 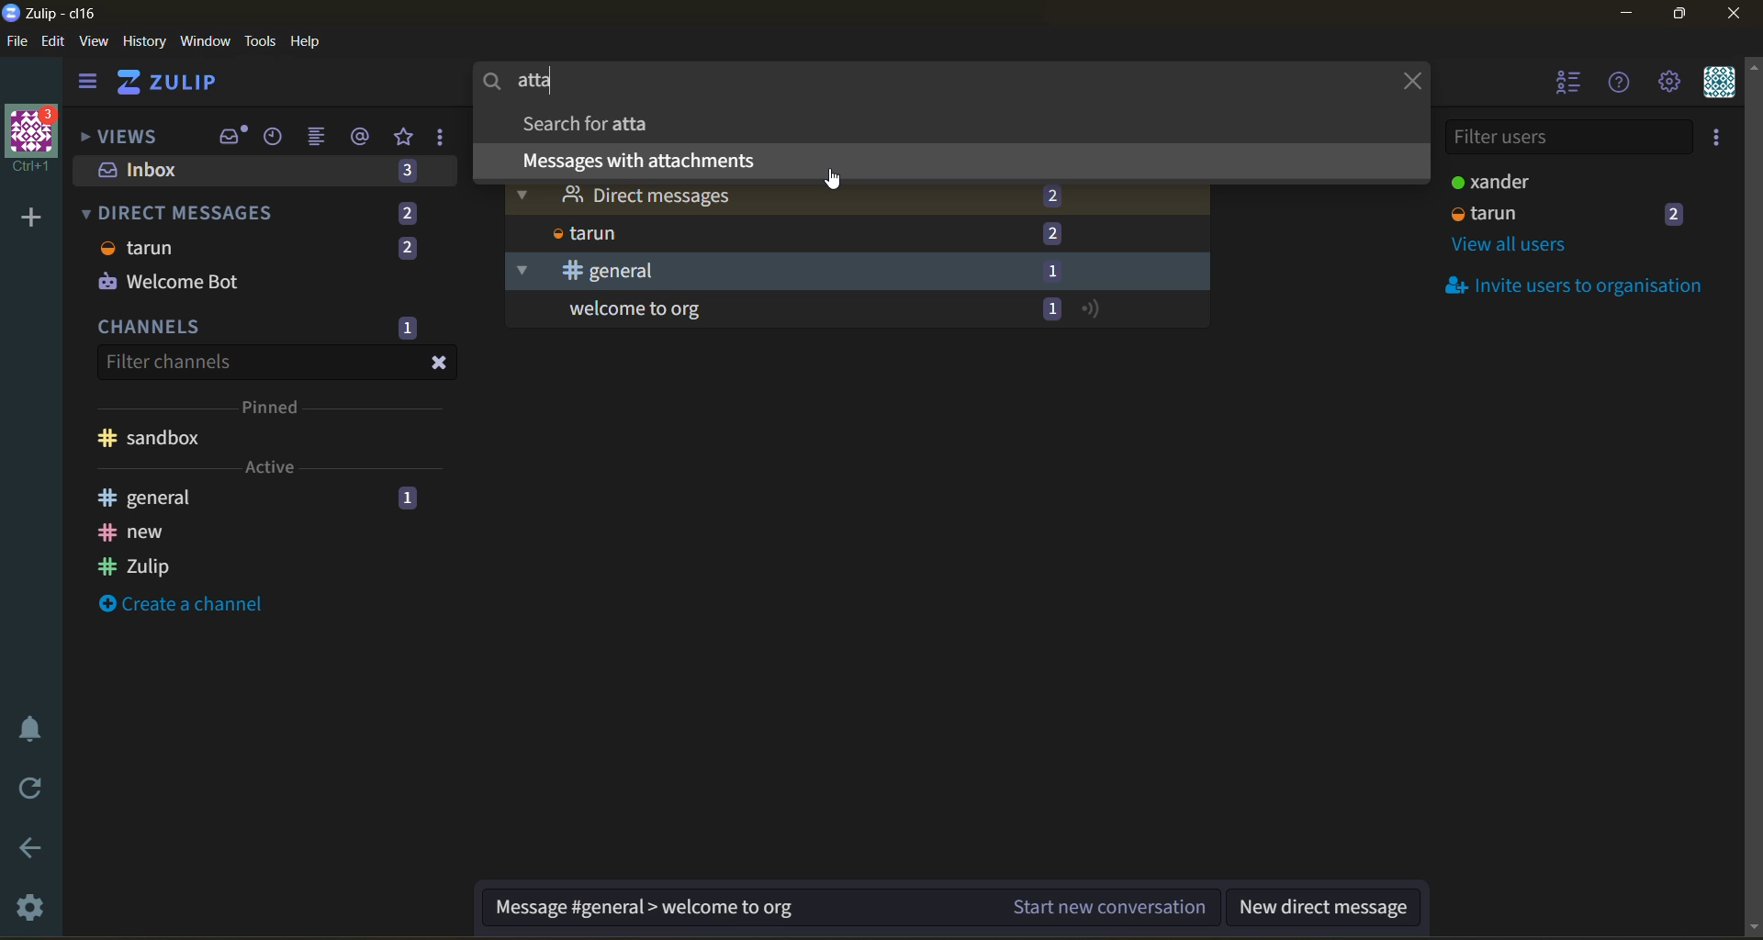 What do you see at coordinates (581, 272) in the screenshot?
I see `# general` at bounding box center [581, 272].